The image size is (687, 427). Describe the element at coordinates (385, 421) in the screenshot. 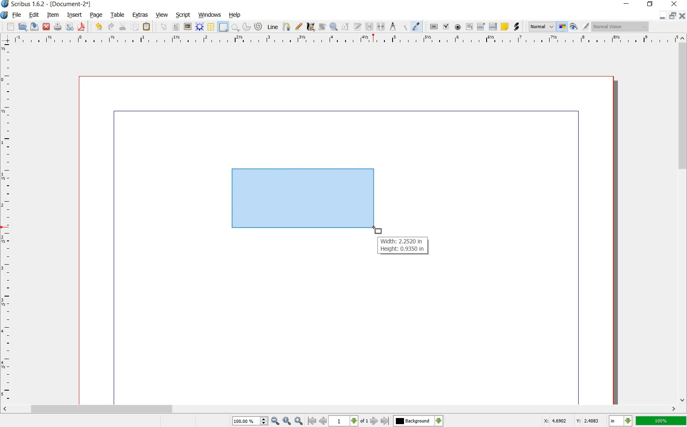

I see `go to last page` at that location.